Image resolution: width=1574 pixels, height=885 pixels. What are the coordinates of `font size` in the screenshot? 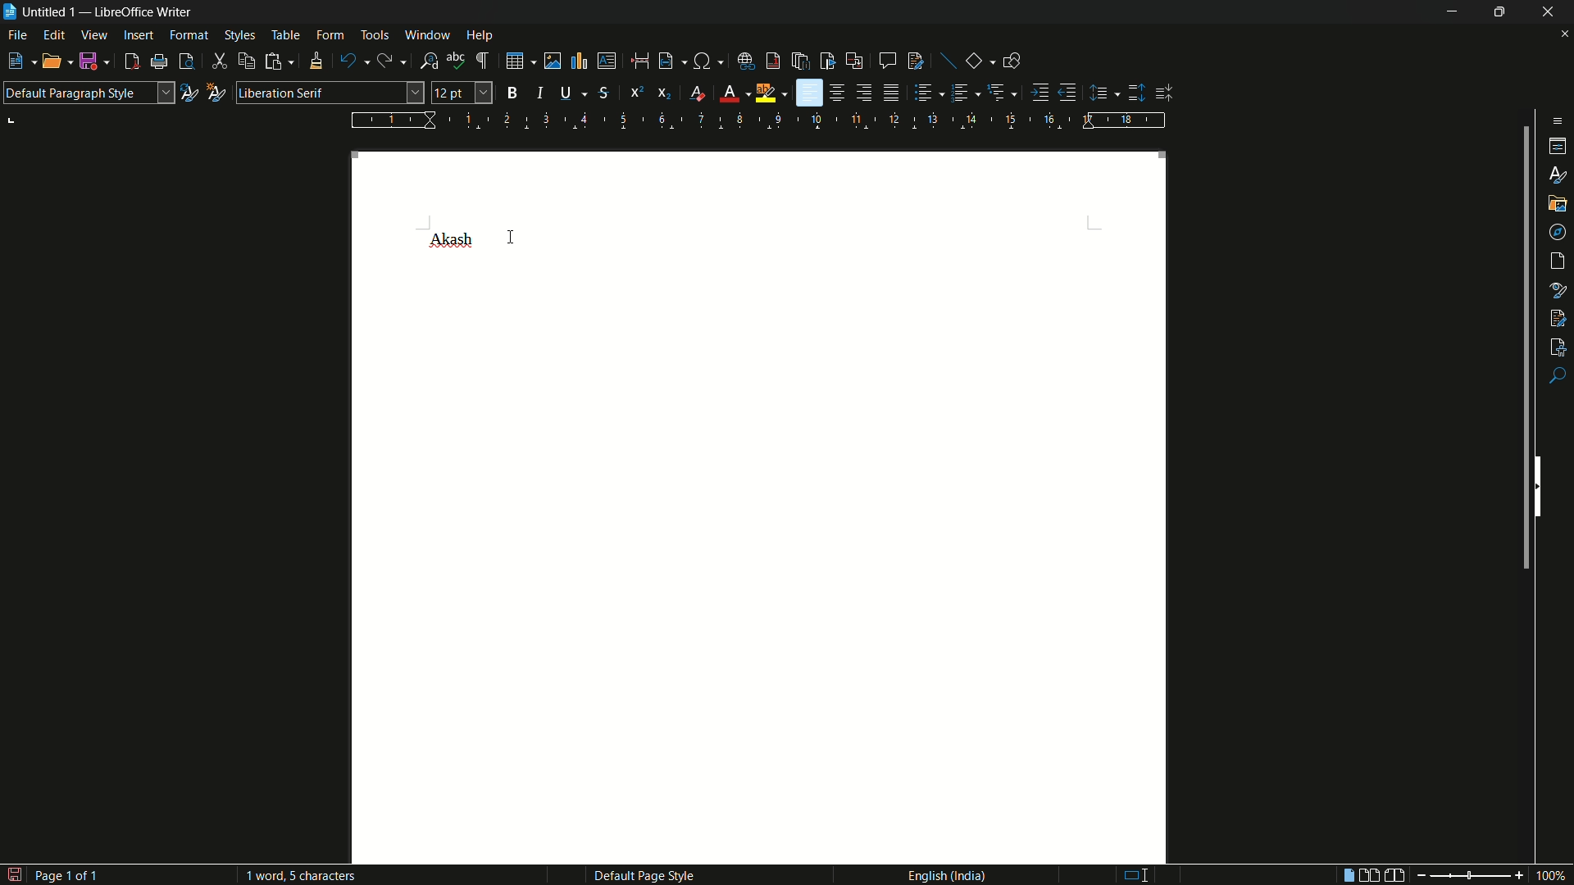 It's located at (462, 93).